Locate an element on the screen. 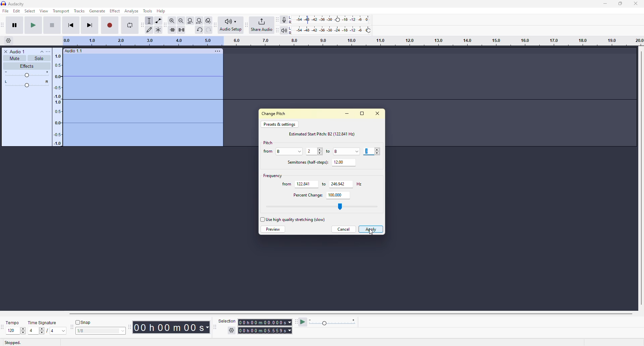  minimize is located at coordinates (347, 113).